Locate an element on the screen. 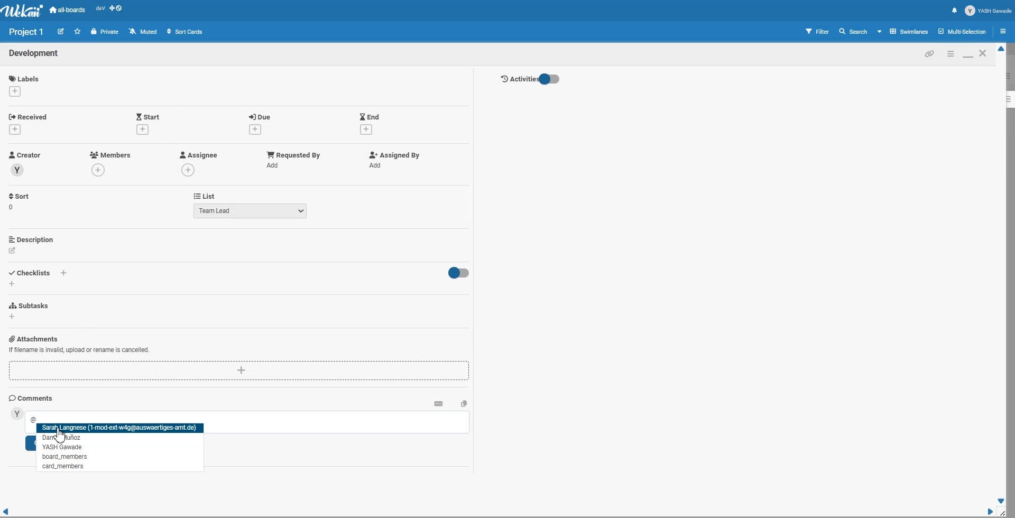 This screenshot has height=518, width=1015. add is located at coordinates (17, 129).